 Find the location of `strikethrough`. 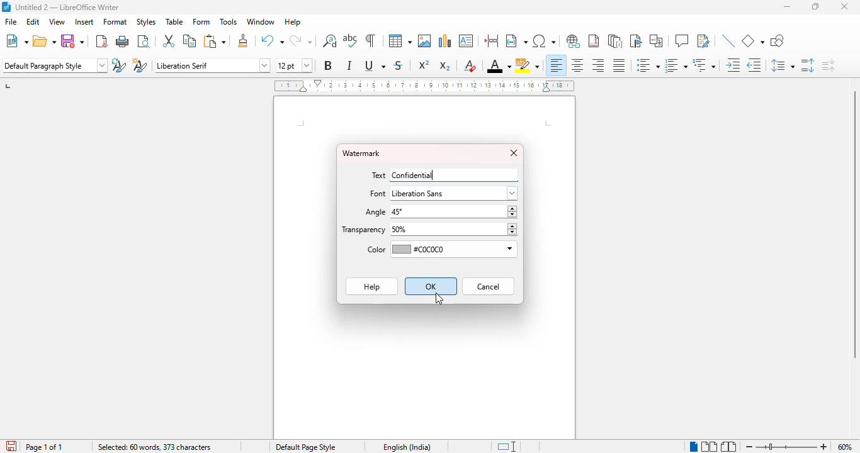

strikethrough is located at coordinates (398, 65).